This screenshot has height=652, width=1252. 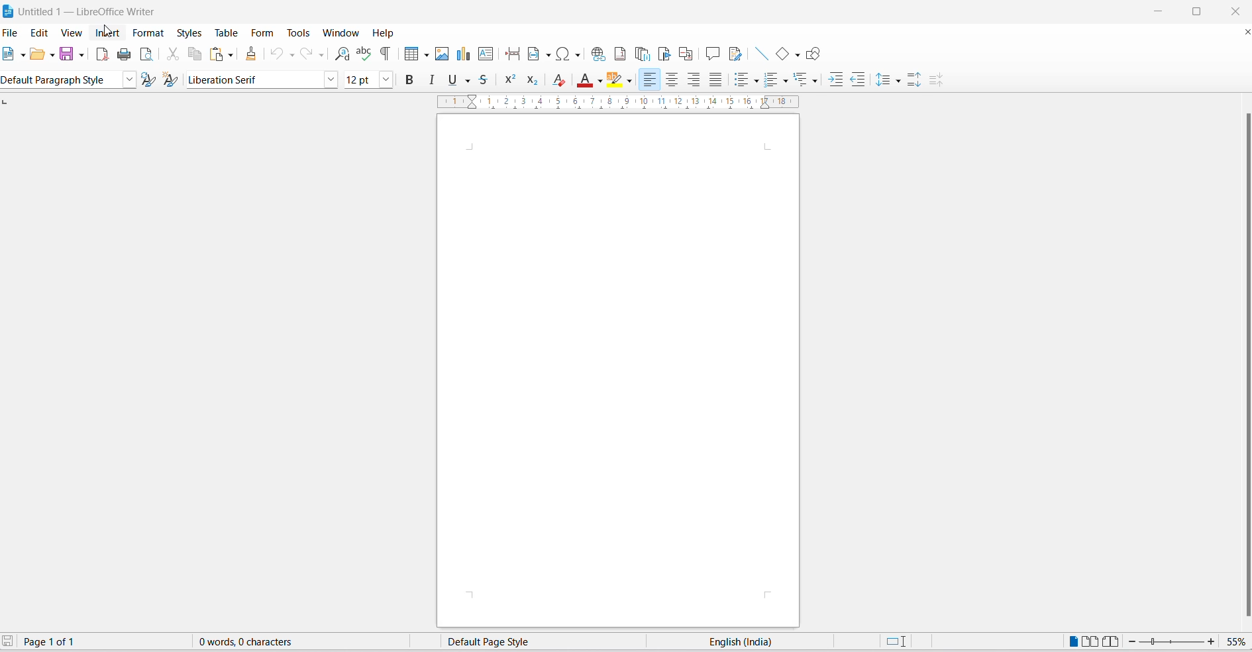 What do you see at coordinates (586, 81) in the screenshot?
I see `font color` at bounding box center [586, 81].